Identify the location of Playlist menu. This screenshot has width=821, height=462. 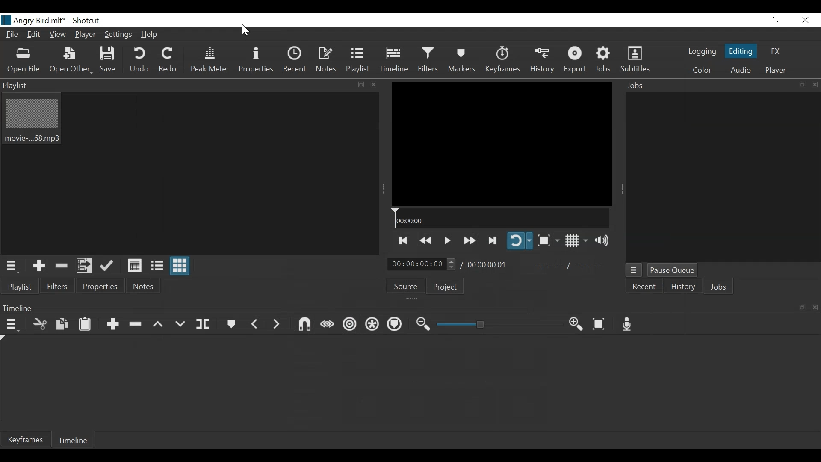
(15, 266).